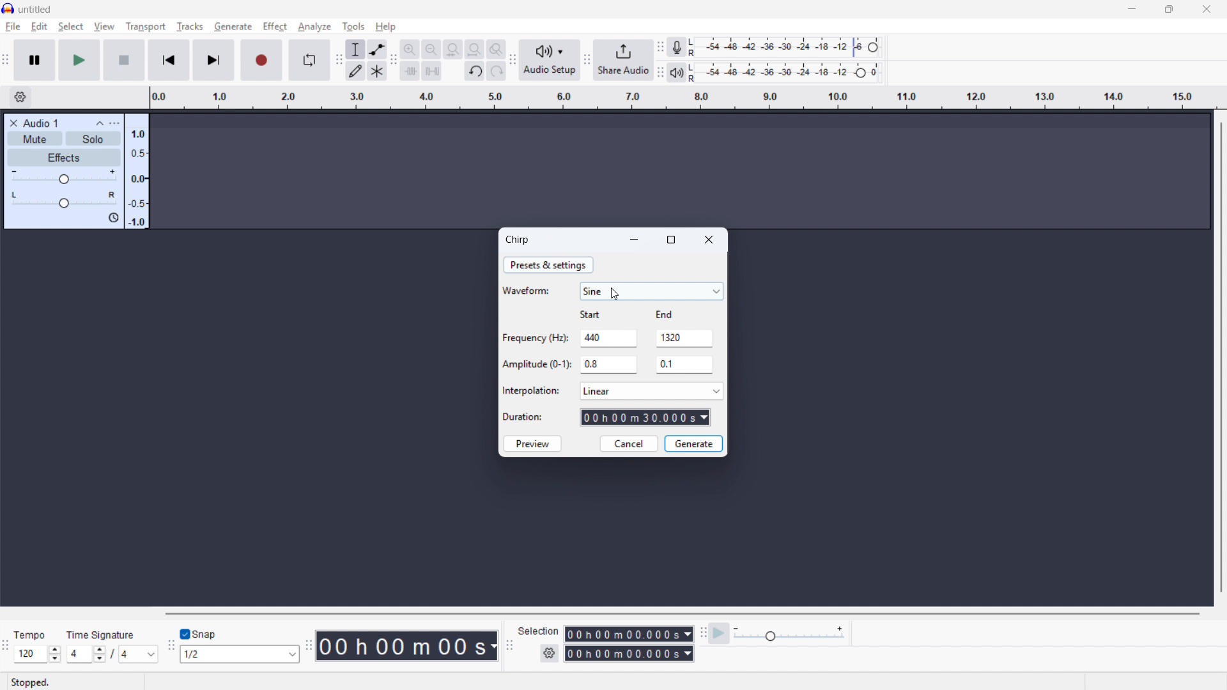 This screenshot has width=1227, height=690. Describe the element at coordinates (789, 634) in the screenshot. I see `Playback speed ` at that location.